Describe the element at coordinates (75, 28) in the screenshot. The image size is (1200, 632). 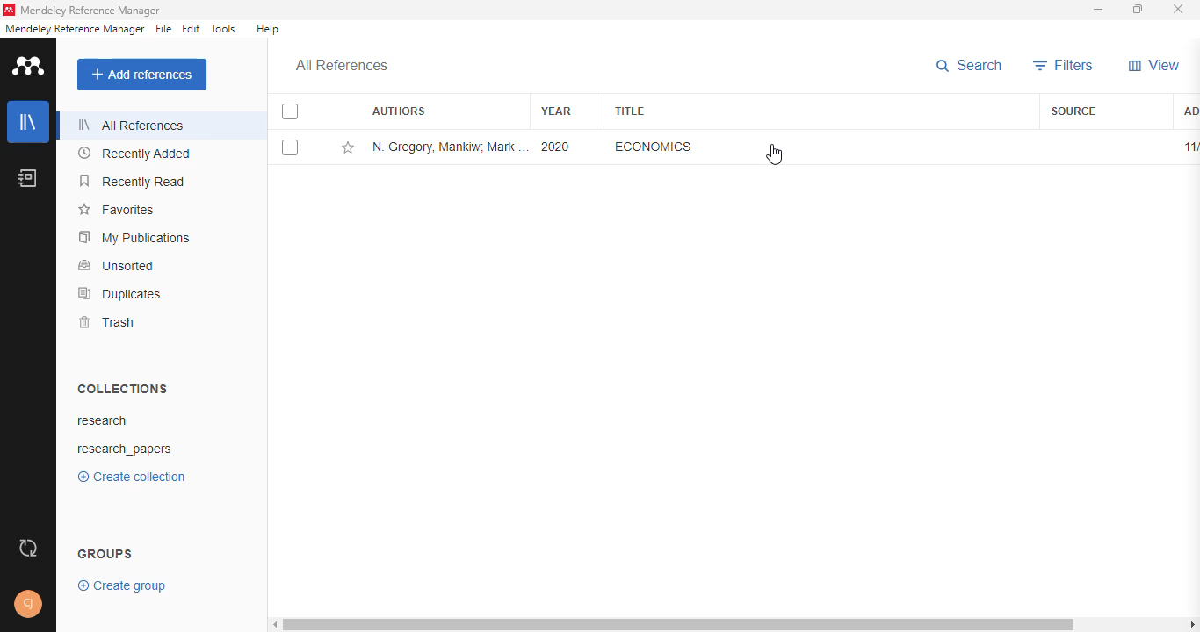
I see `mendeley reference manager` at that location.